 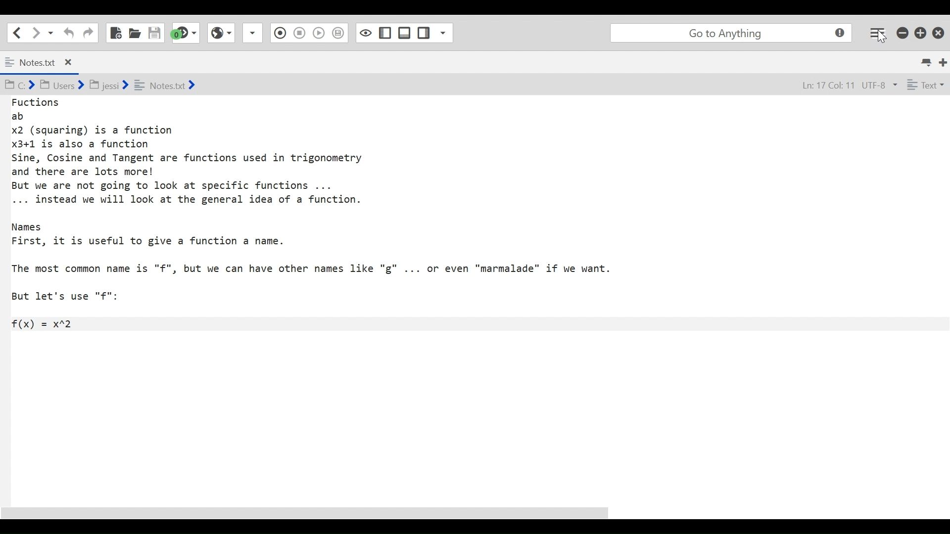 What do you see at coordinates (221, 32) in the screenshot?
I see `Play Last Macro` at bounding box center [221, 32].